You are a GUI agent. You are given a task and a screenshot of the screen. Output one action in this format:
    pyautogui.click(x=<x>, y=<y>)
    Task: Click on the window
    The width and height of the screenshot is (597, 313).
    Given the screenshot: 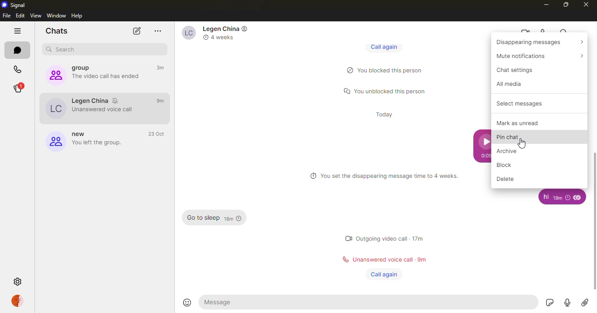 What is the action you would take?
    pyautogui.click(x=57, y=15)
    